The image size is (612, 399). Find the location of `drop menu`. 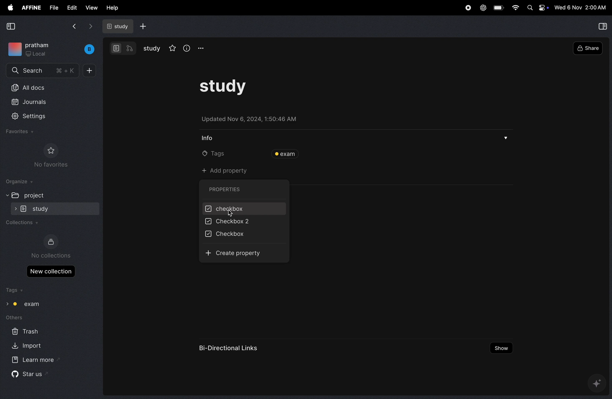

drop menu is located at coordinates (504, 138).